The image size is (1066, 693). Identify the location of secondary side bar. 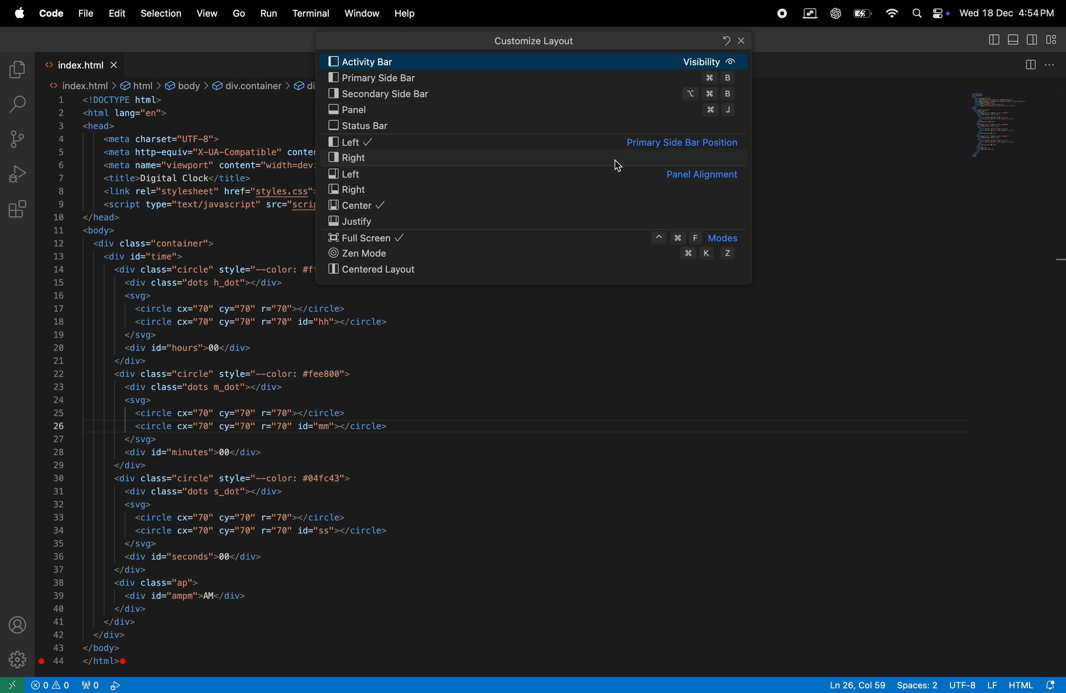
(532, 94).